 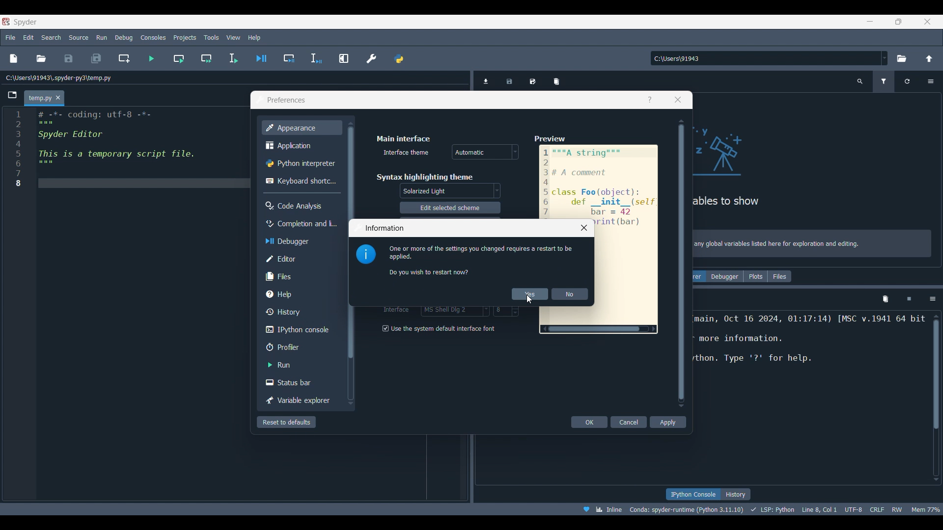 I want to click on Appearance, current selection highlighted, so click(x=302, y=128).